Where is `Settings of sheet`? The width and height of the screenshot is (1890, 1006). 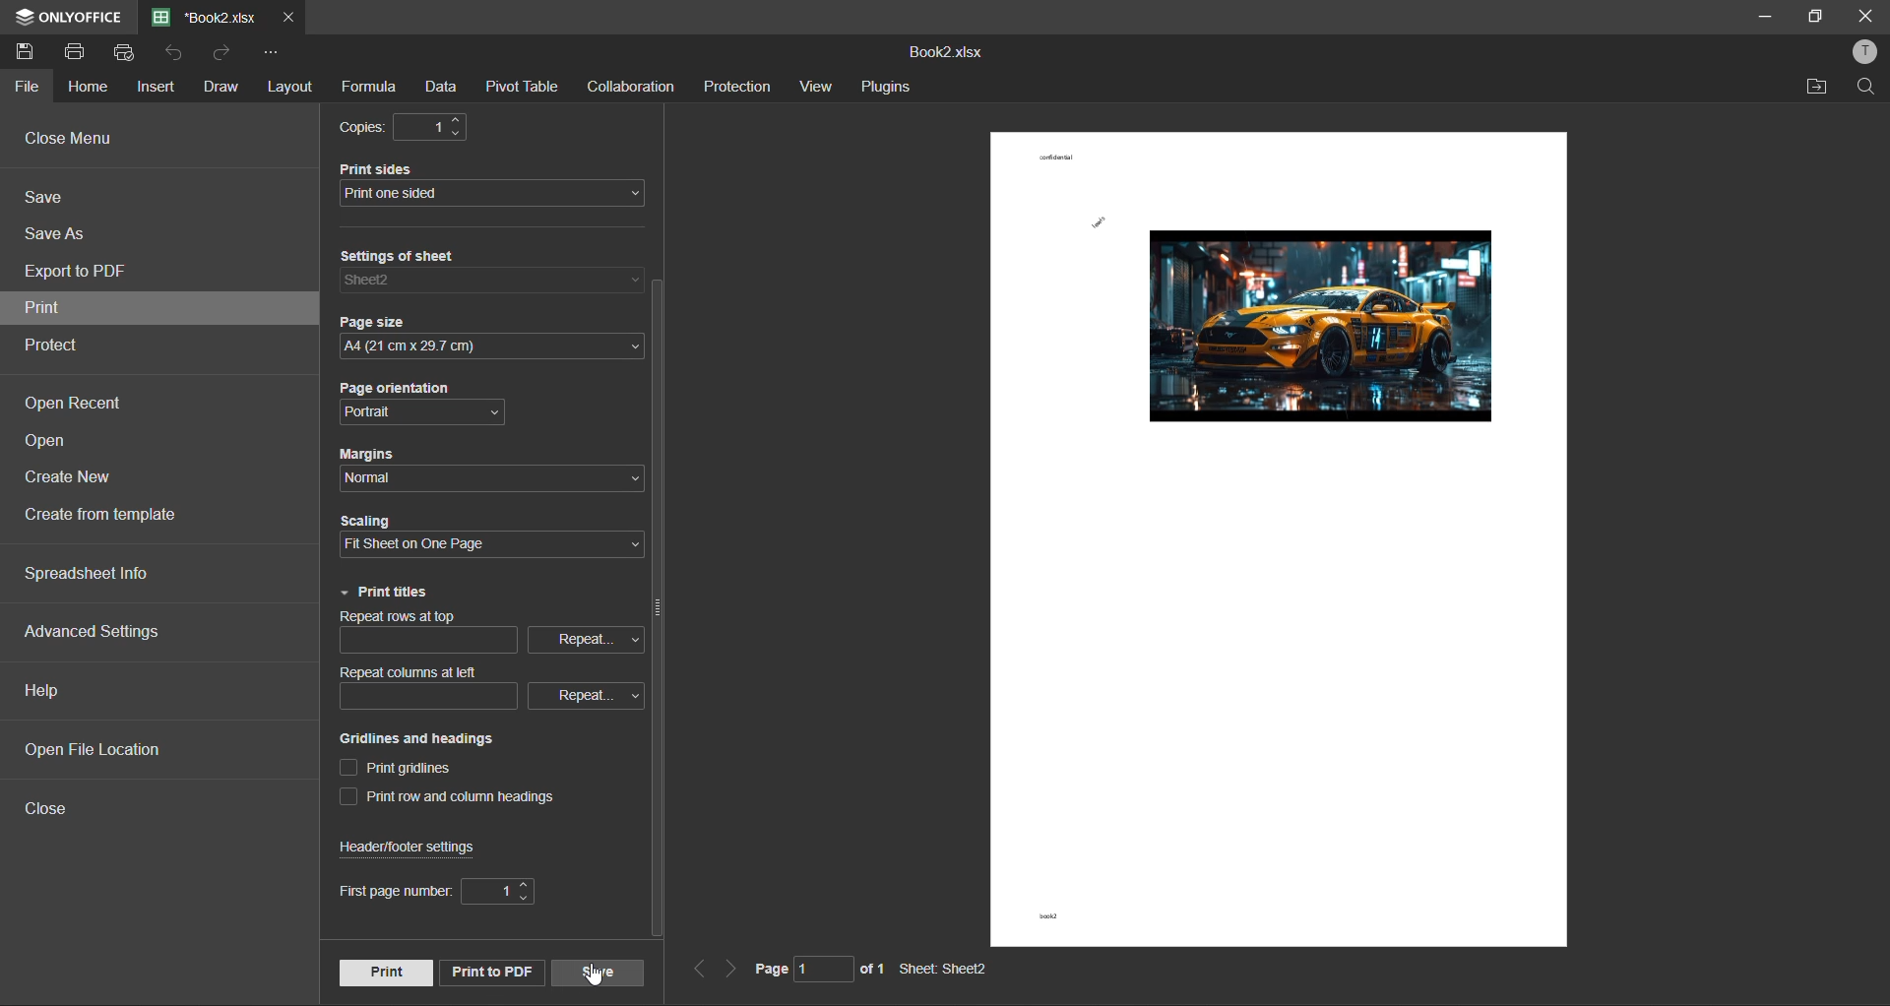
Settings of sheet is located at coordinates (404, 254).